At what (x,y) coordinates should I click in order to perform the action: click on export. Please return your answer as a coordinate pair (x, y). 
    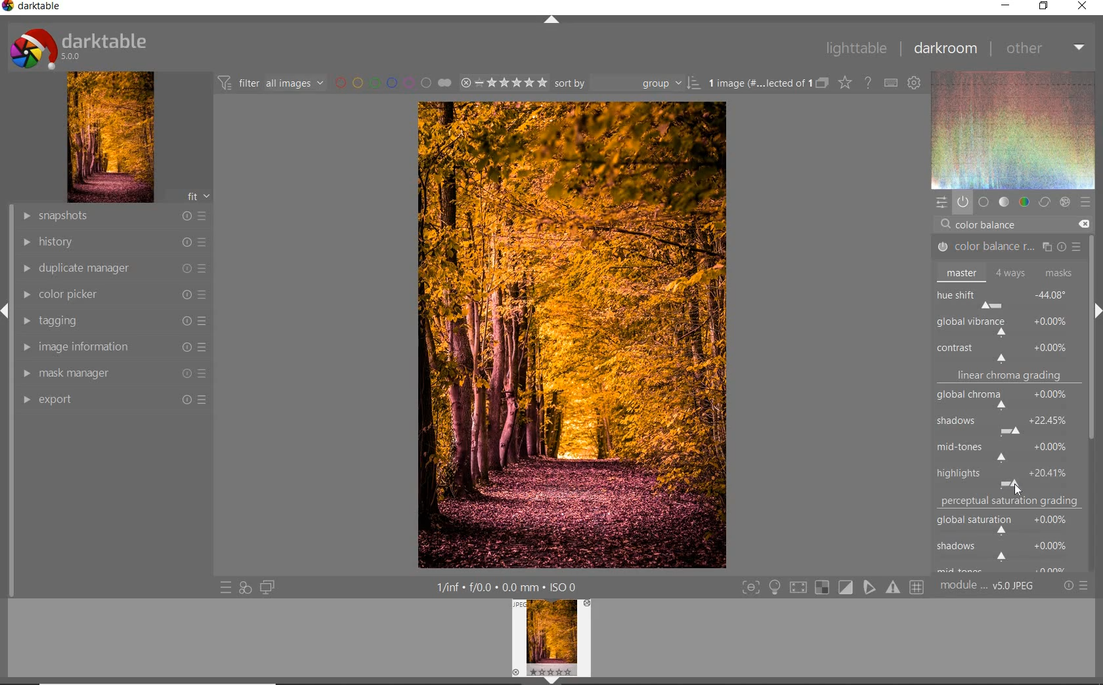
    Looking at the image, I should click on (115, 399).